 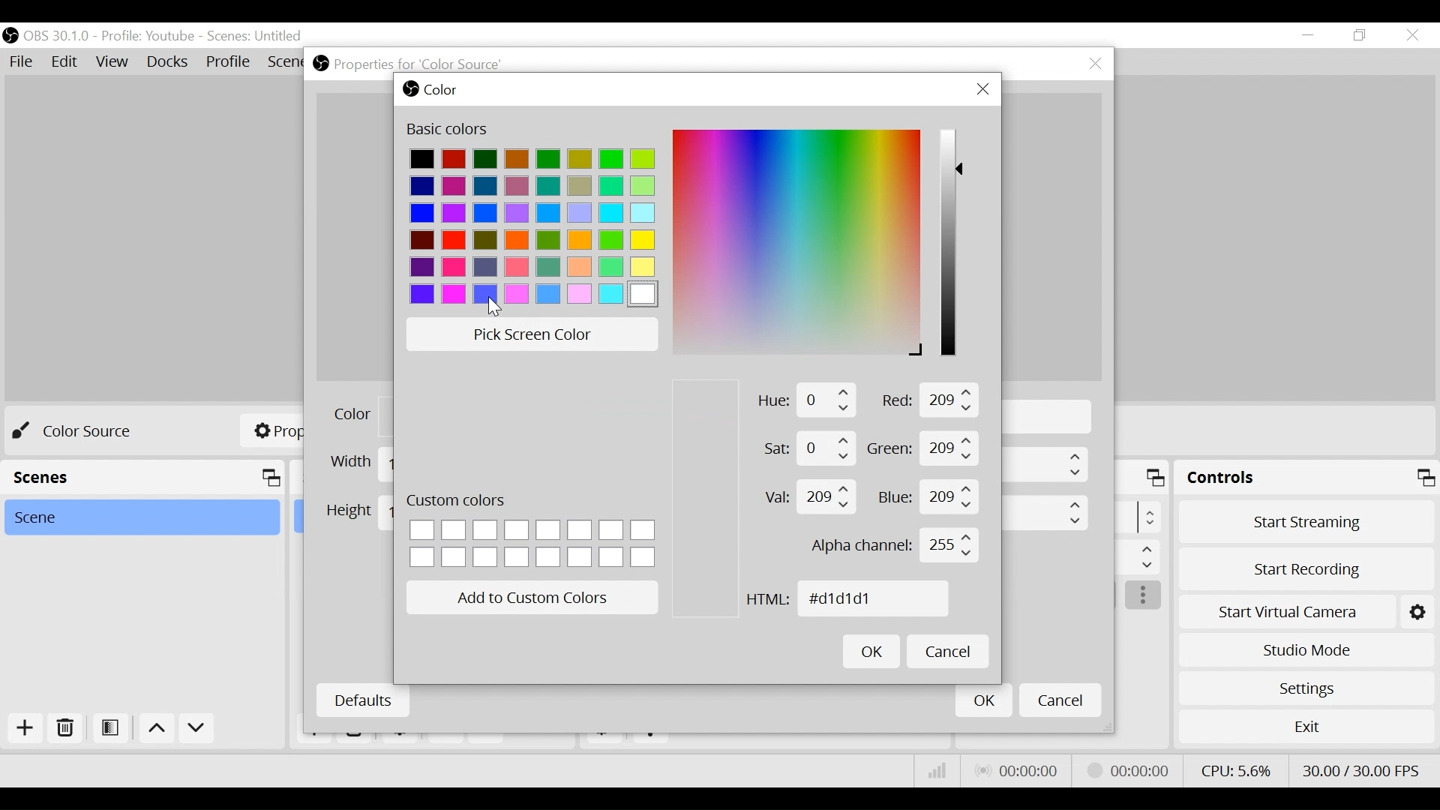 What do you see at coordinates (1306, 650) in the screenshot?
I see `Studio Mode` at bounding box center [1306, 650].